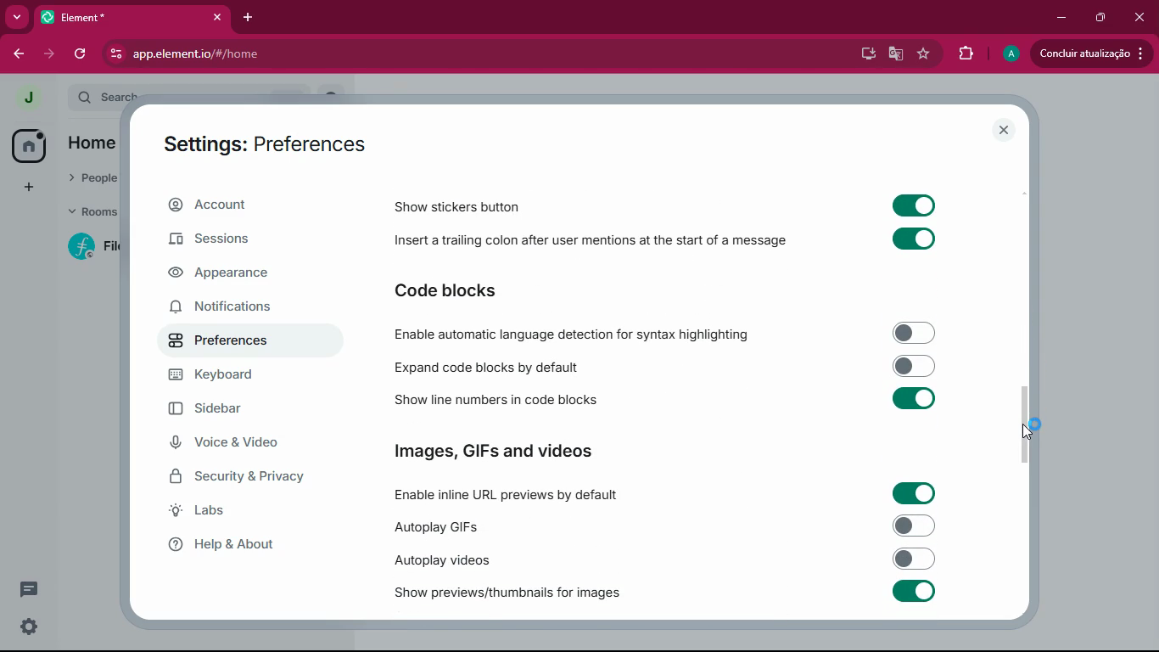  I want to click on Show previews/thumbnails for images, so click(503, 593).